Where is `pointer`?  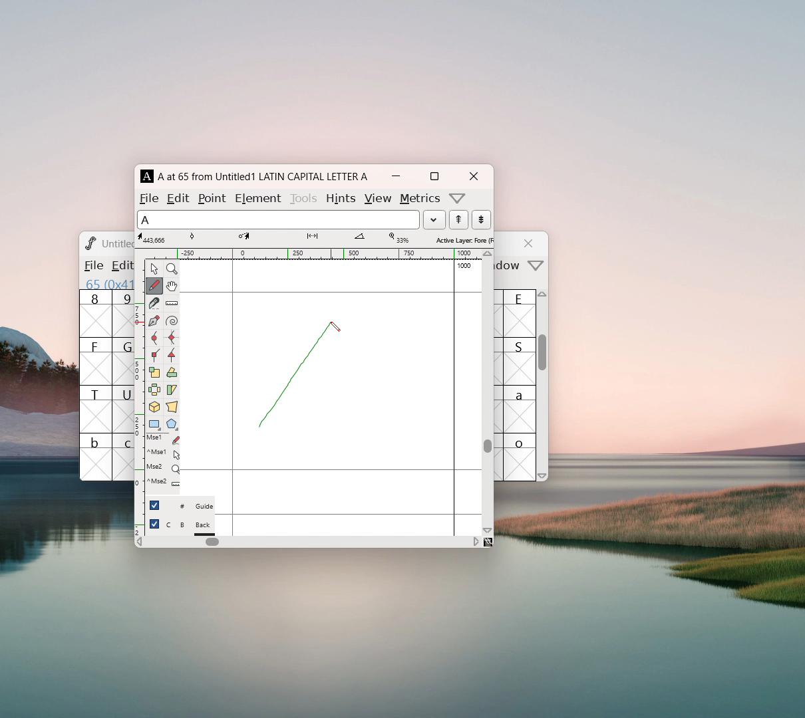 pointer is located at coordinates (154, 269).